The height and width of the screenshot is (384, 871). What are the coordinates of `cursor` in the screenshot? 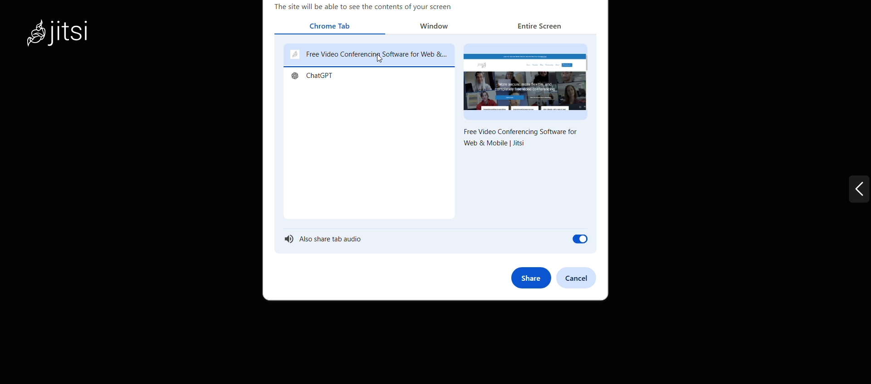 It's located at (379, 59).